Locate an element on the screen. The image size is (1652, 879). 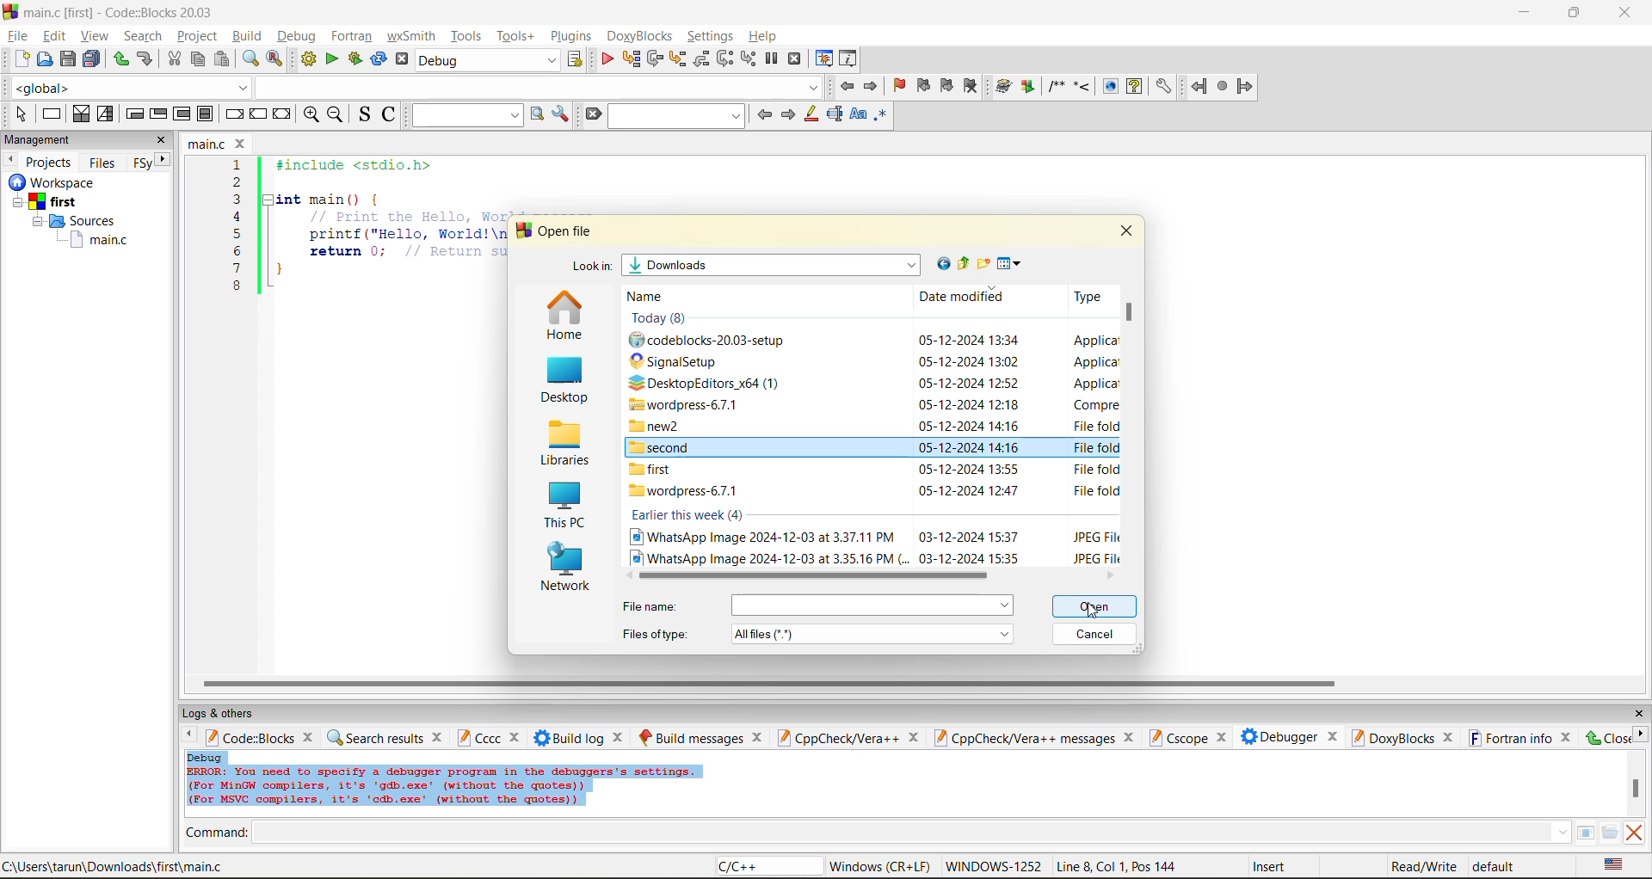
close is located at coordinates (1449, 738).